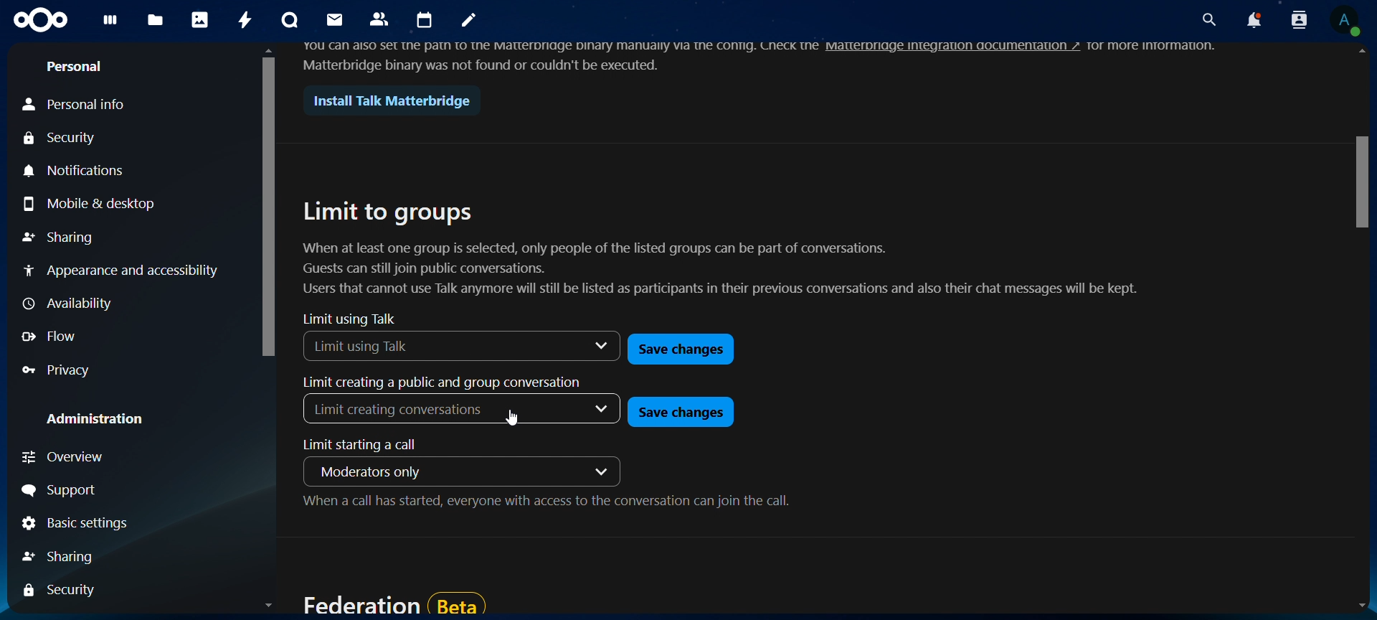 This screenshot has height=620, width=1377. Describe the element at coordinates (288, 20) in the screenshot. I see `talk` at that location.